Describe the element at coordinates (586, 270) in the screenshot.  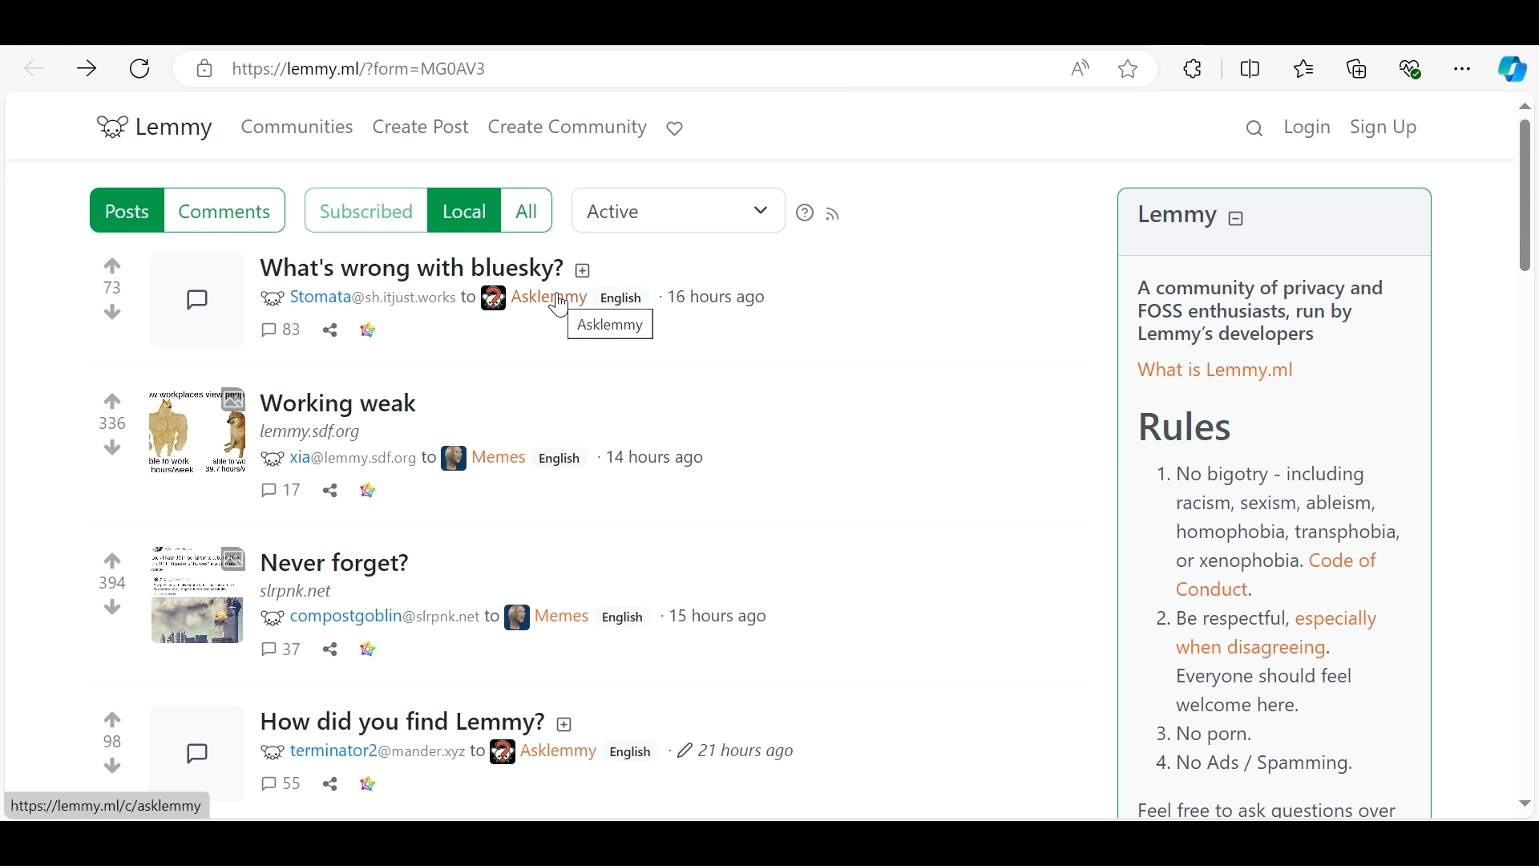
I see `` at that location.